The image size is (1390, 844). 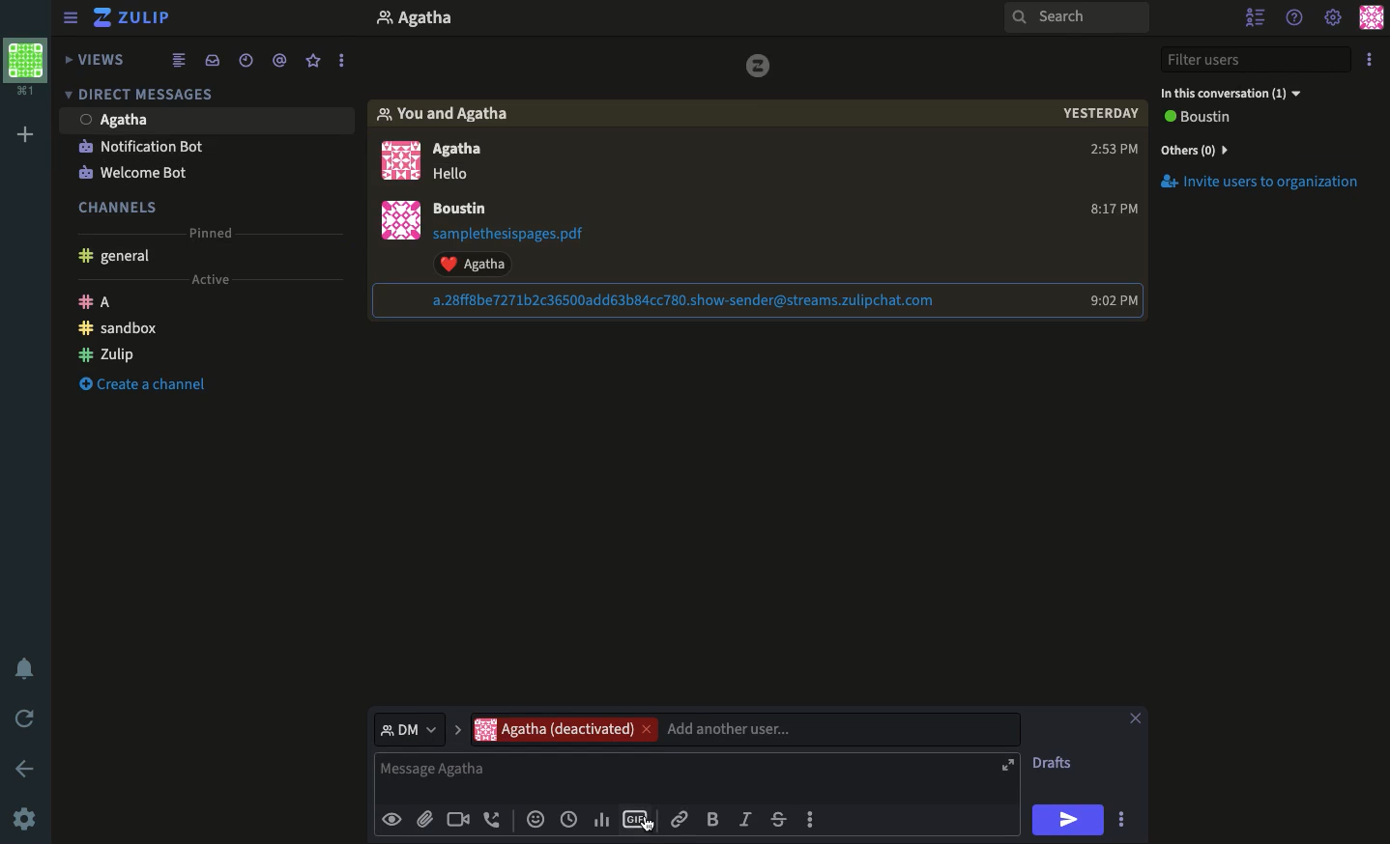 I want to click on Refresh, so click(x=24, y=717).